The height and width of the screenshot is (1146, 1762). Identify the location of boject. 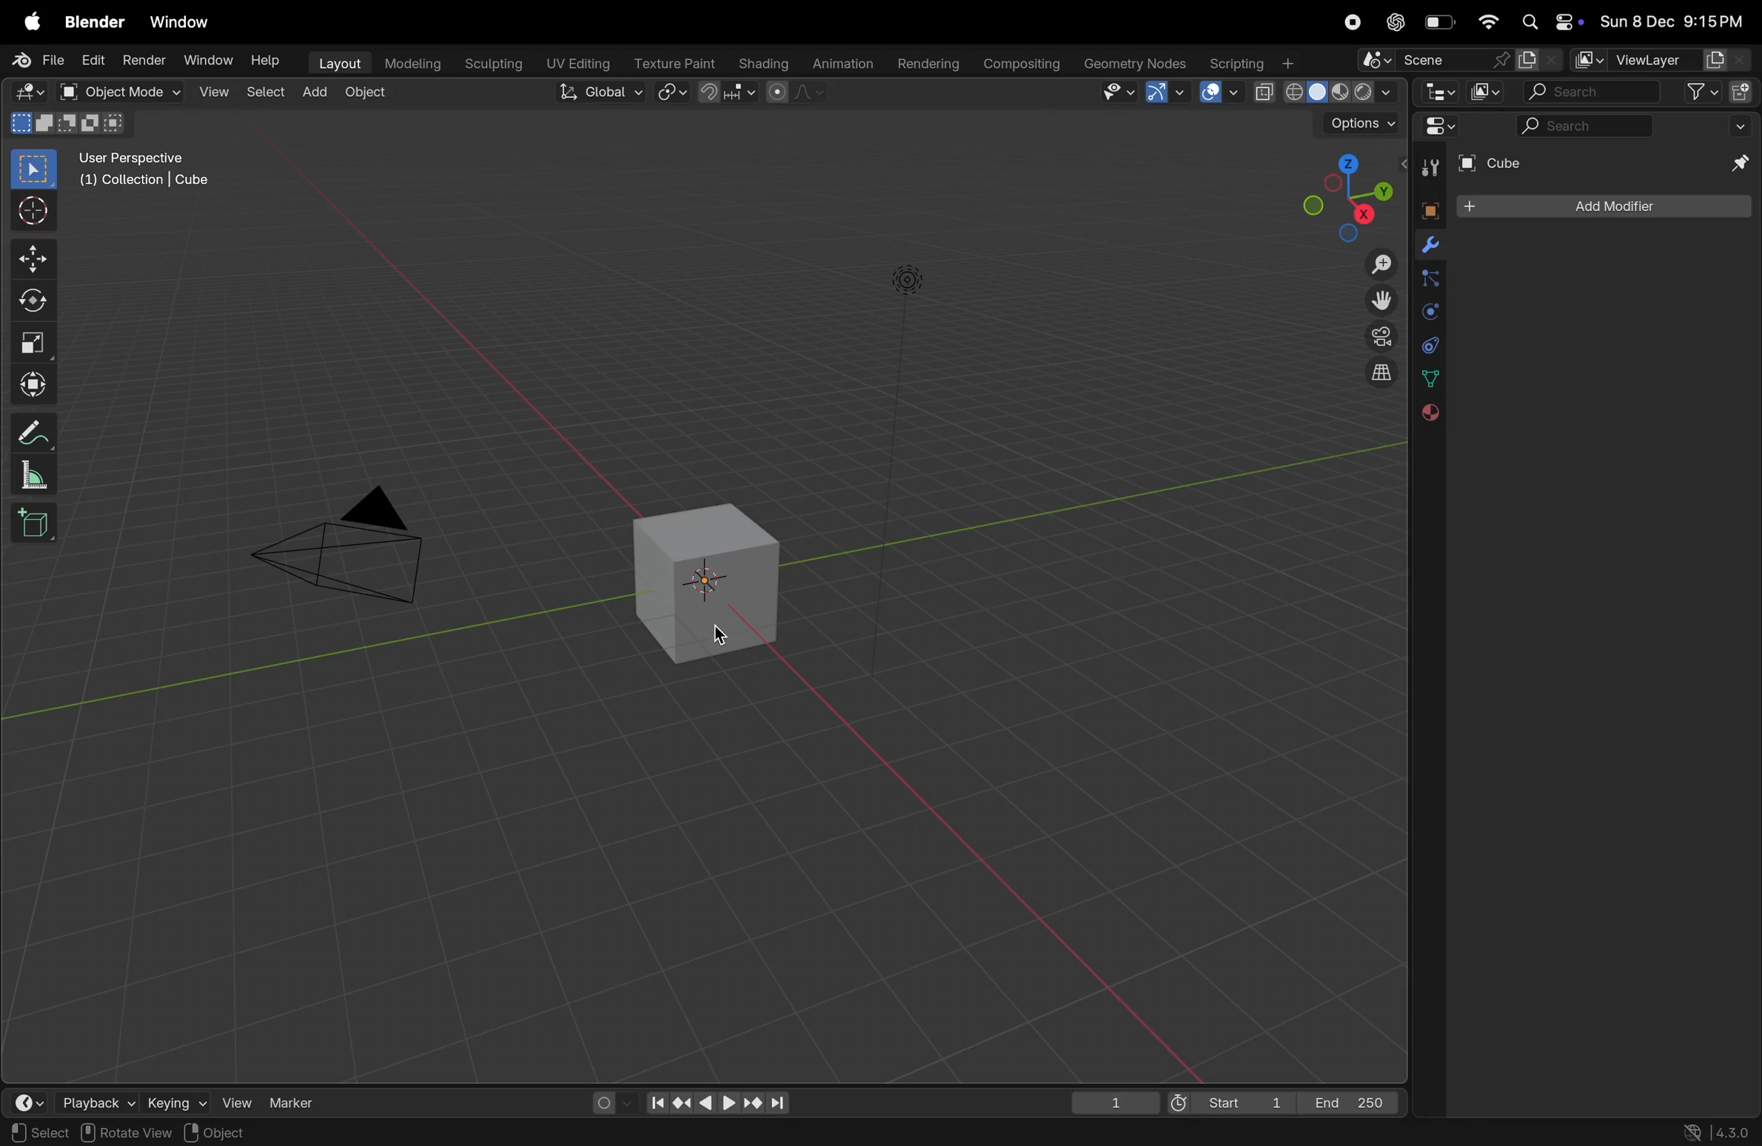
(714, 582).